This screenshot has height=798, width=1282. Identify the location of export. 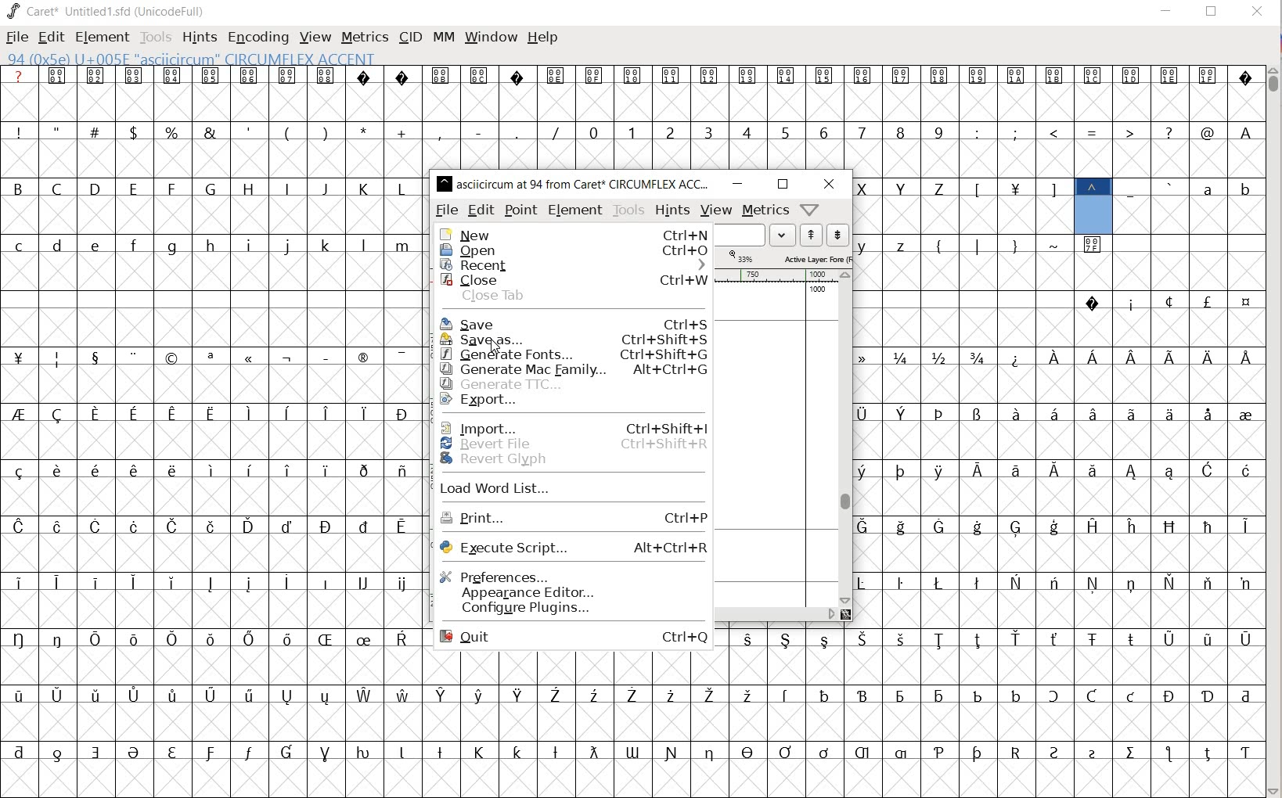
(574, 404).